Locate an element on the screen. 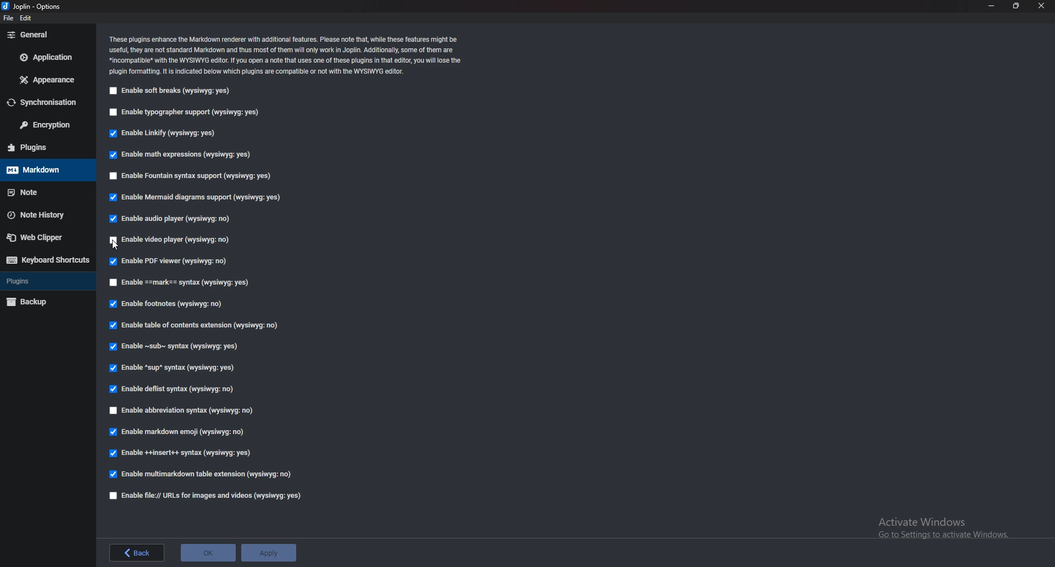 Image resolution: width=1055 pixels, height=567 pixels. enable abbreviation syntax is located at coordinates (191, 412).